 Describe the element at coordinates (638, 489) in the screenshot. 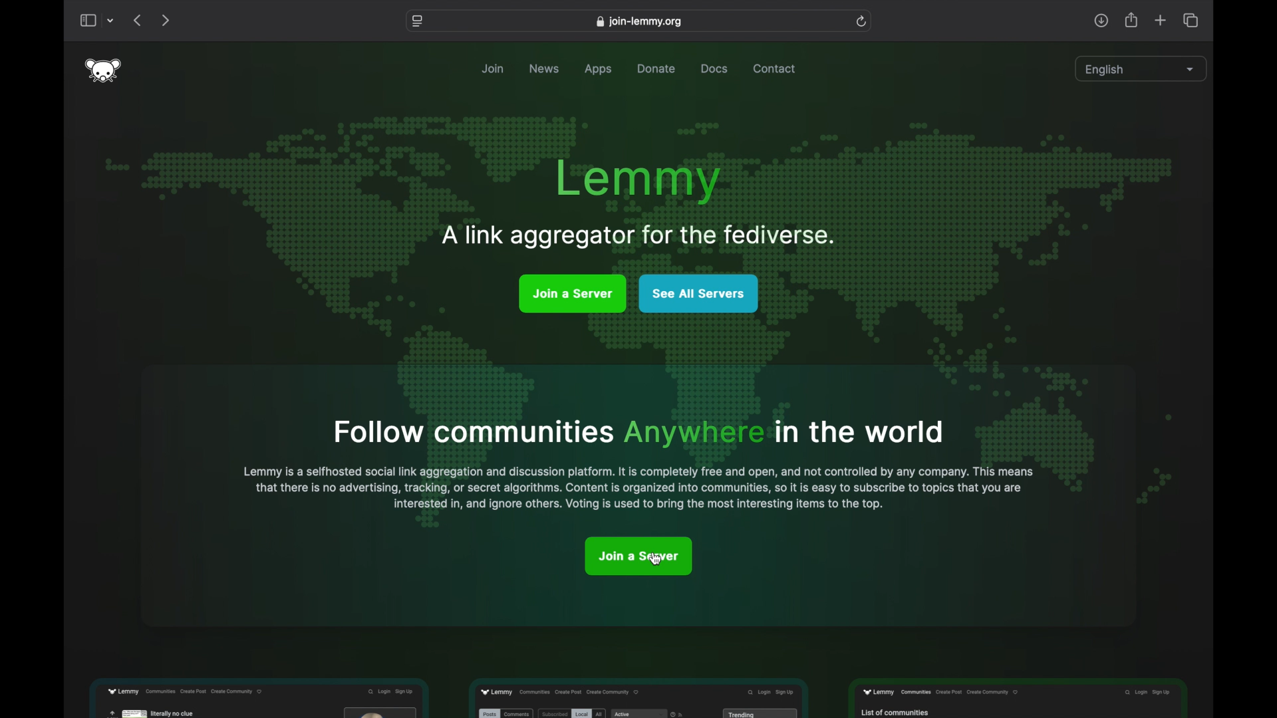

I see `info` at that location.